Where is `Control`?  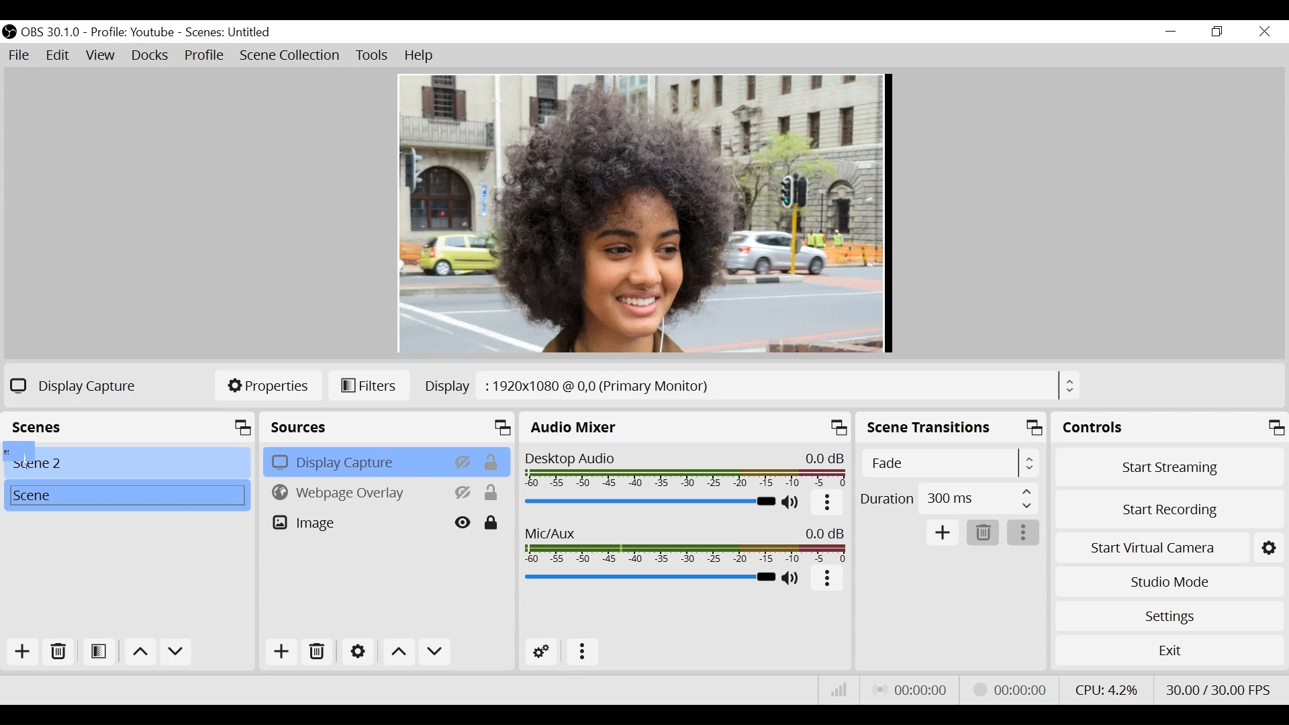 Control is located at coordinates (1169, 427).